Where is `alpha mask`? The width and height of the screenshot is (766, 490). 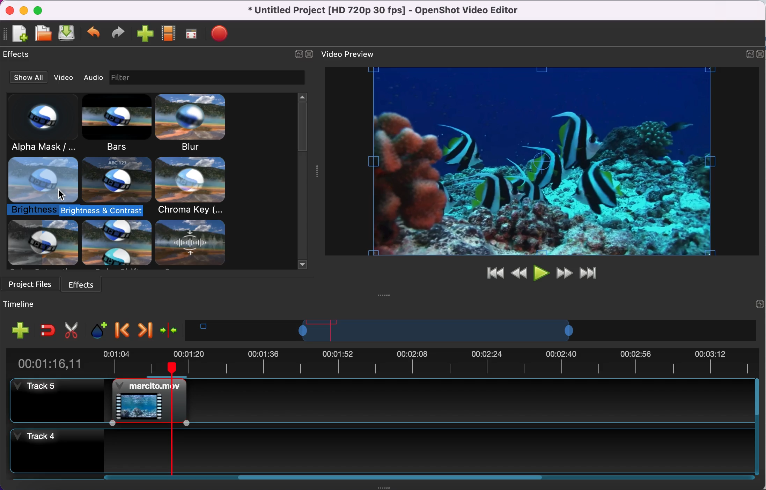
alpha mask is located at coordinates (44, 123).